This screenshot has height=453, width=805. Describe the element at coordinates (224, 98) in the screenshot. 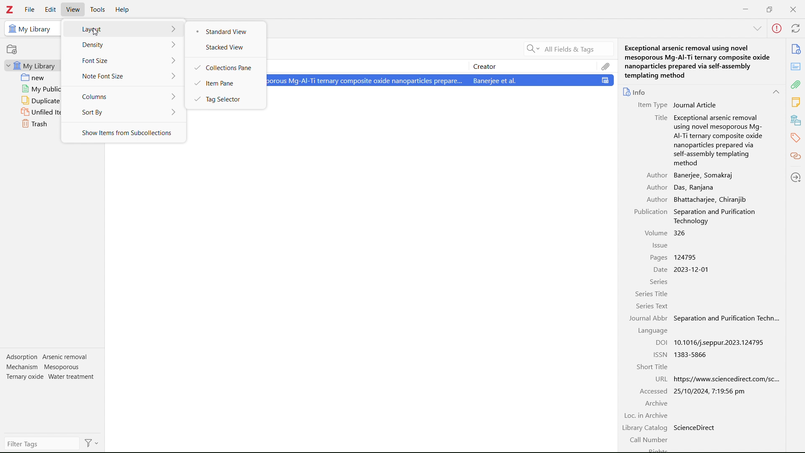

I see `tag selector` at that location.